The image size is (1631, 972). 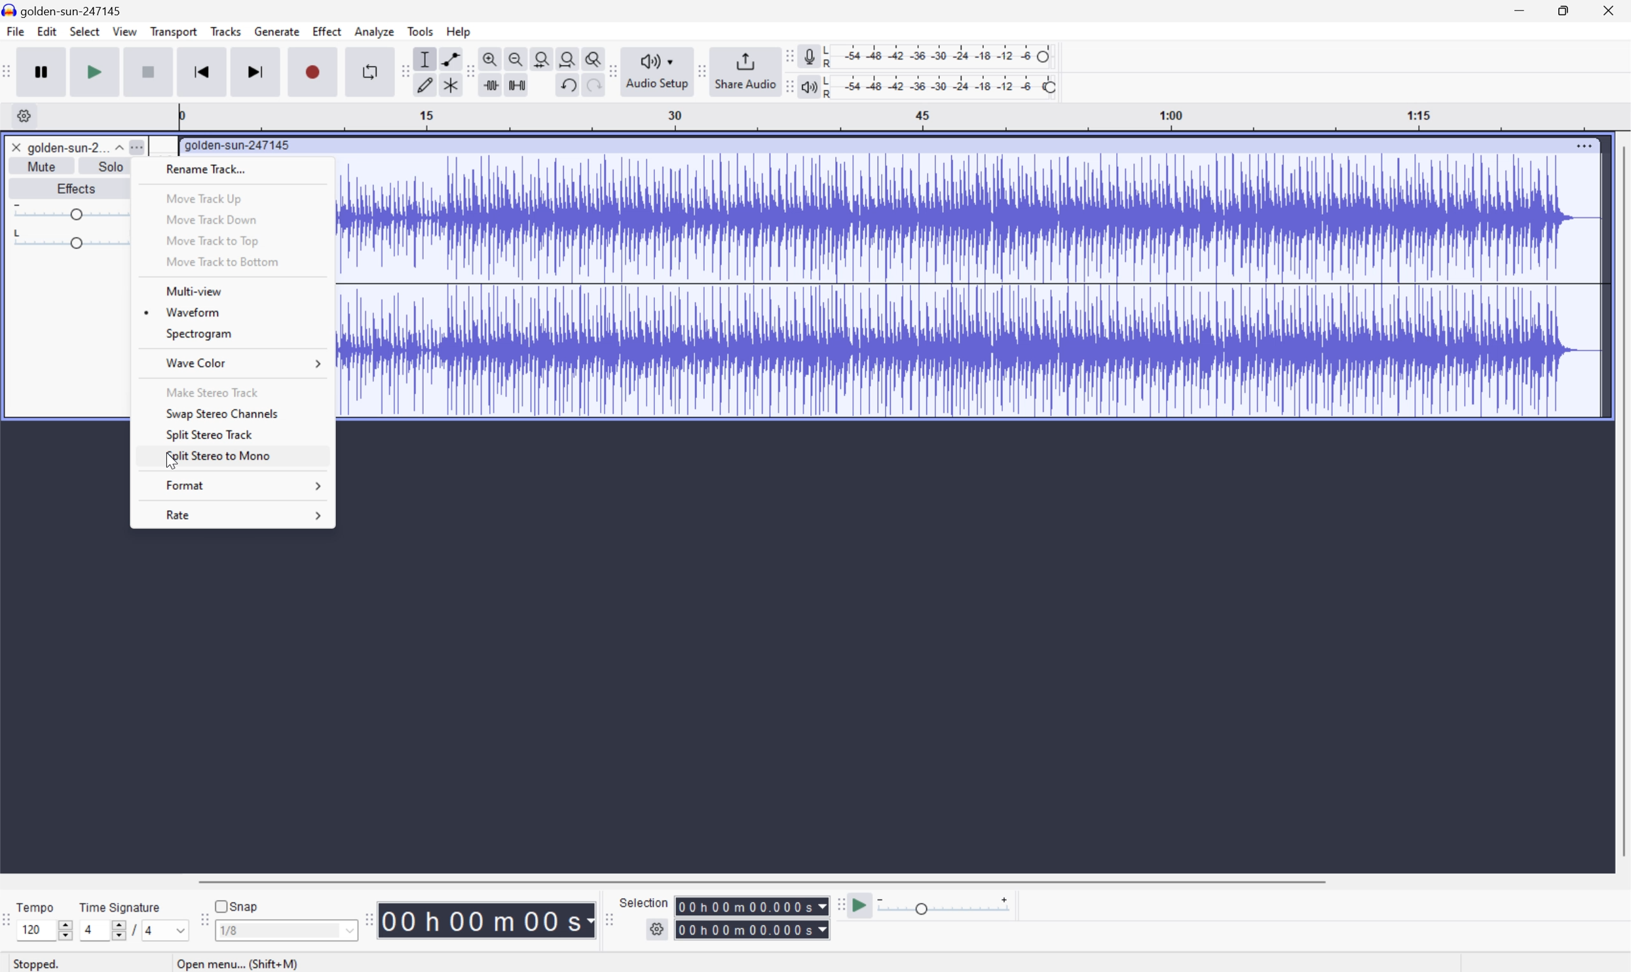 What do you see at coordinates (98, 72) in the screenshot?
I see `Play` at bounding box center [98, 72].